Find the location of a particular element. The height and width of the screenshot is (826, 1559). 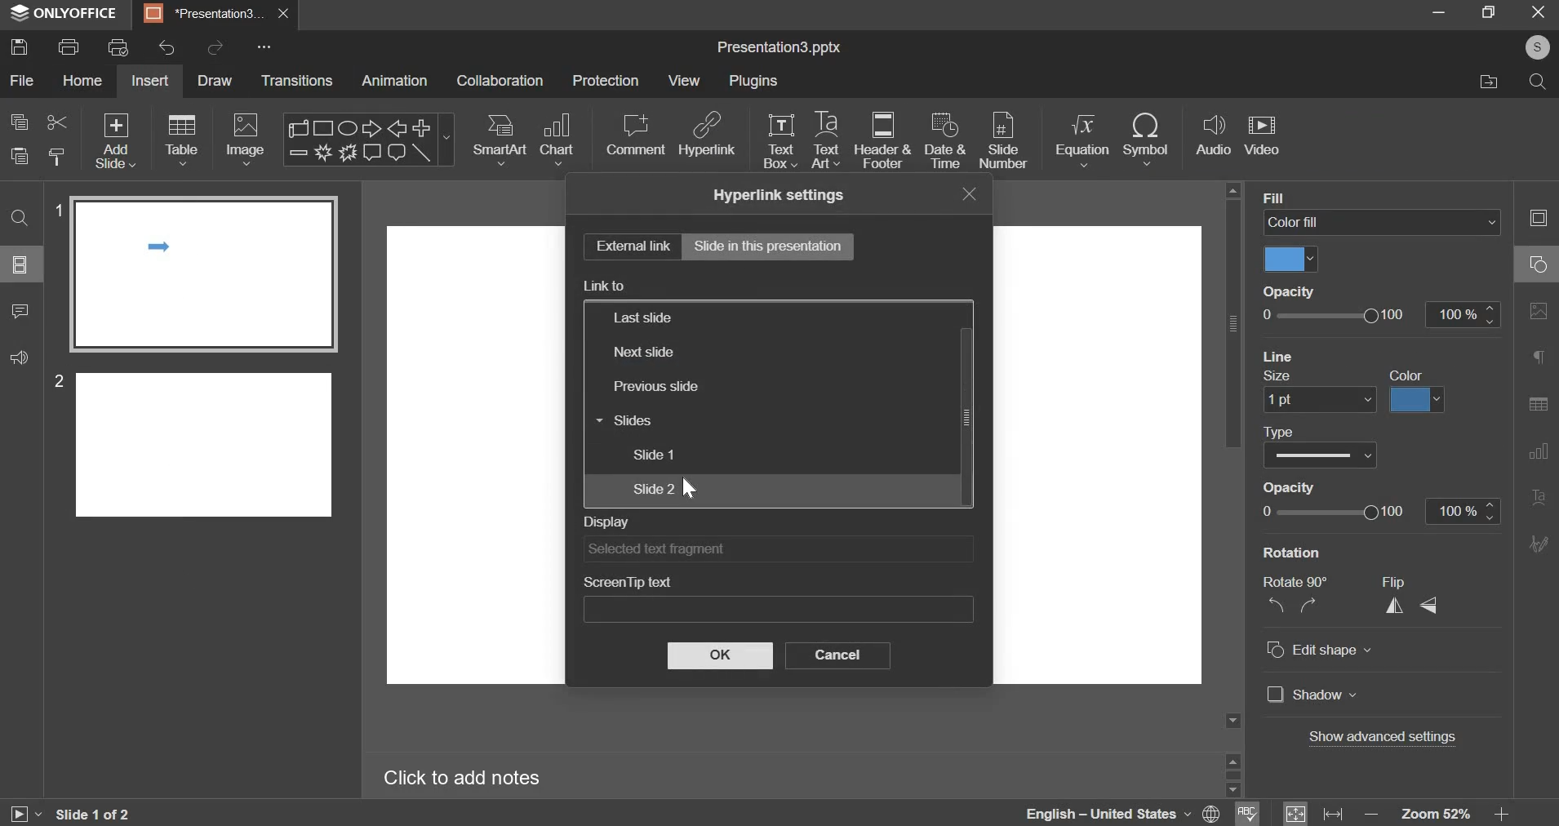

slider from 0 to 100 is located at coordinates (1335, 315).